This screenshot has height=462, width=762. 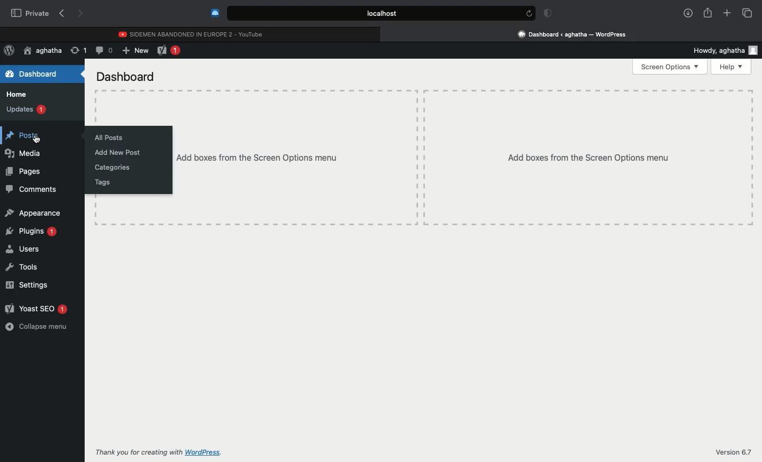 I want to click on Users, so click(x=22, y=249).